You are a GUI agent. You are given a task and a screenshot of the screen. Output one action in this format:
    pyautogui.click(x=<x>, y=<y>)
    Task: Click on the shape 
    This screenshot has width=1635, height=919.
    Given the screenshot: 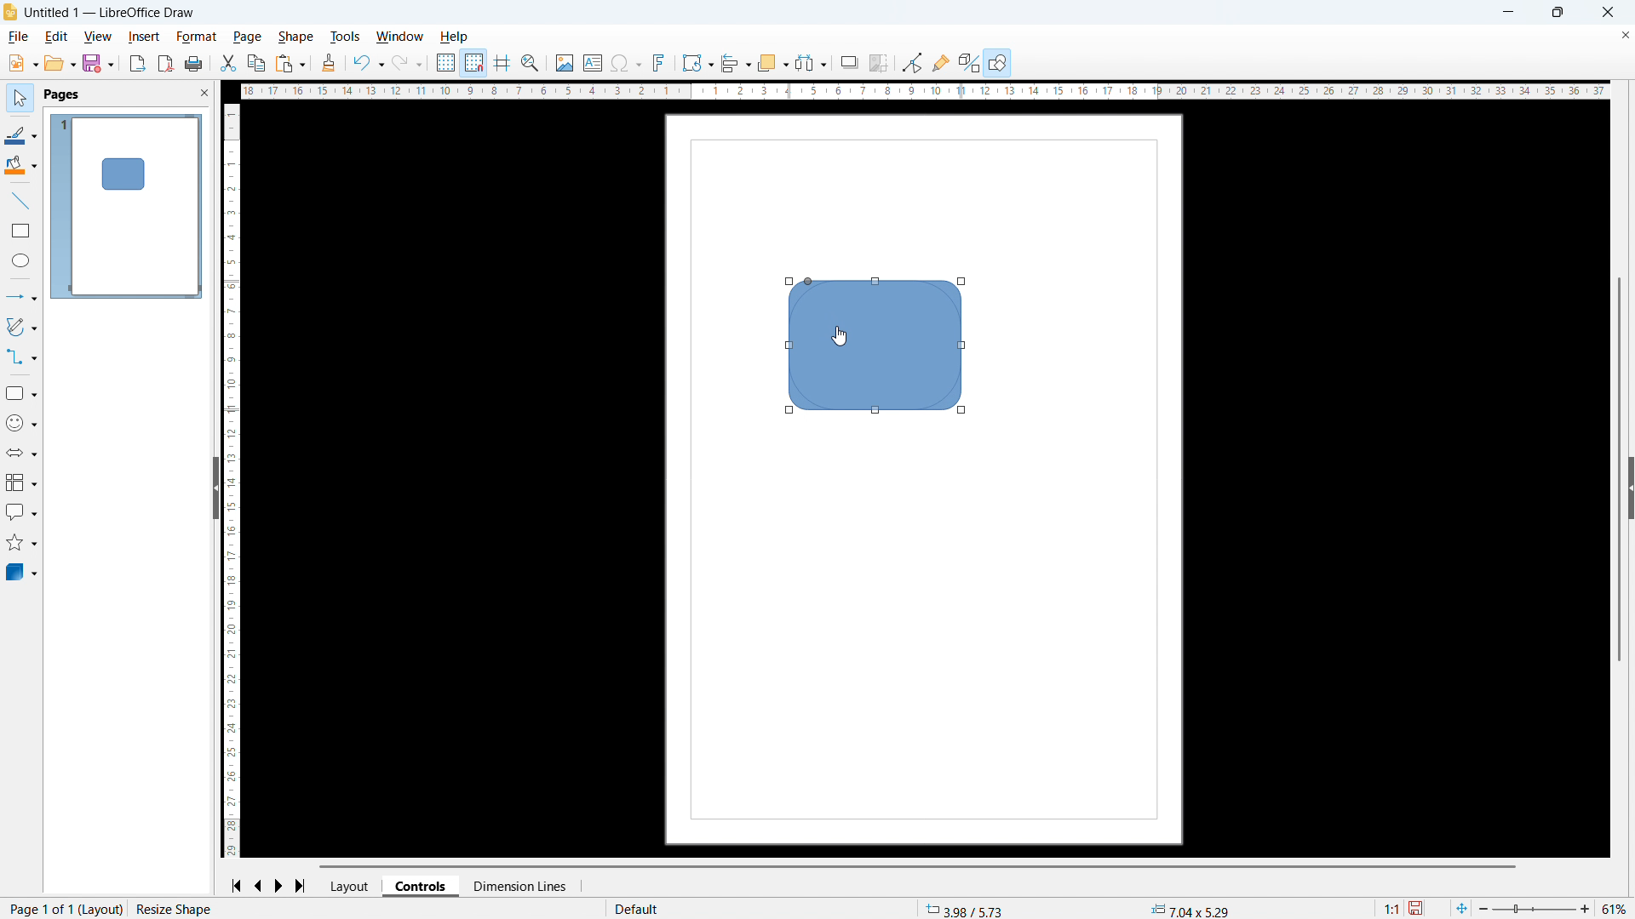 What is the action you would take?
    pyautogui.click(x=295, y=37)
    